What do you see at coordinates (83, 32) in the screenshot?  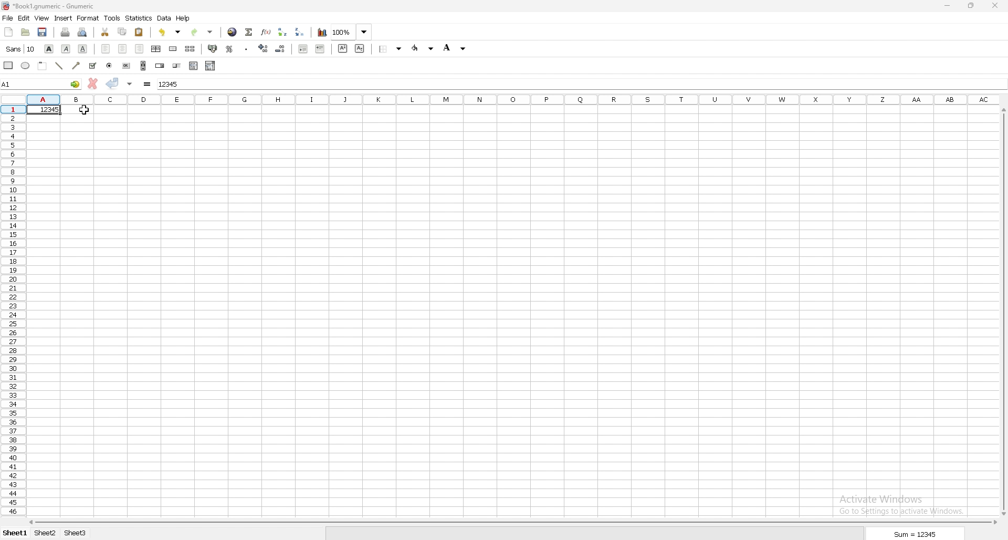 I see `print preview` at bounding box center [83, 32].